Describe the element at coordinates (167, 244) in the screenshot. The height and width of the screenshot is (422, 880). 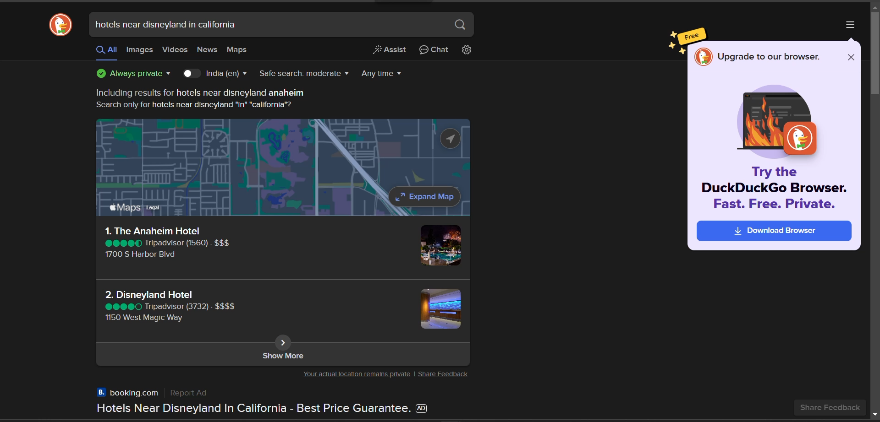
I see `suggestion-1` at that location.